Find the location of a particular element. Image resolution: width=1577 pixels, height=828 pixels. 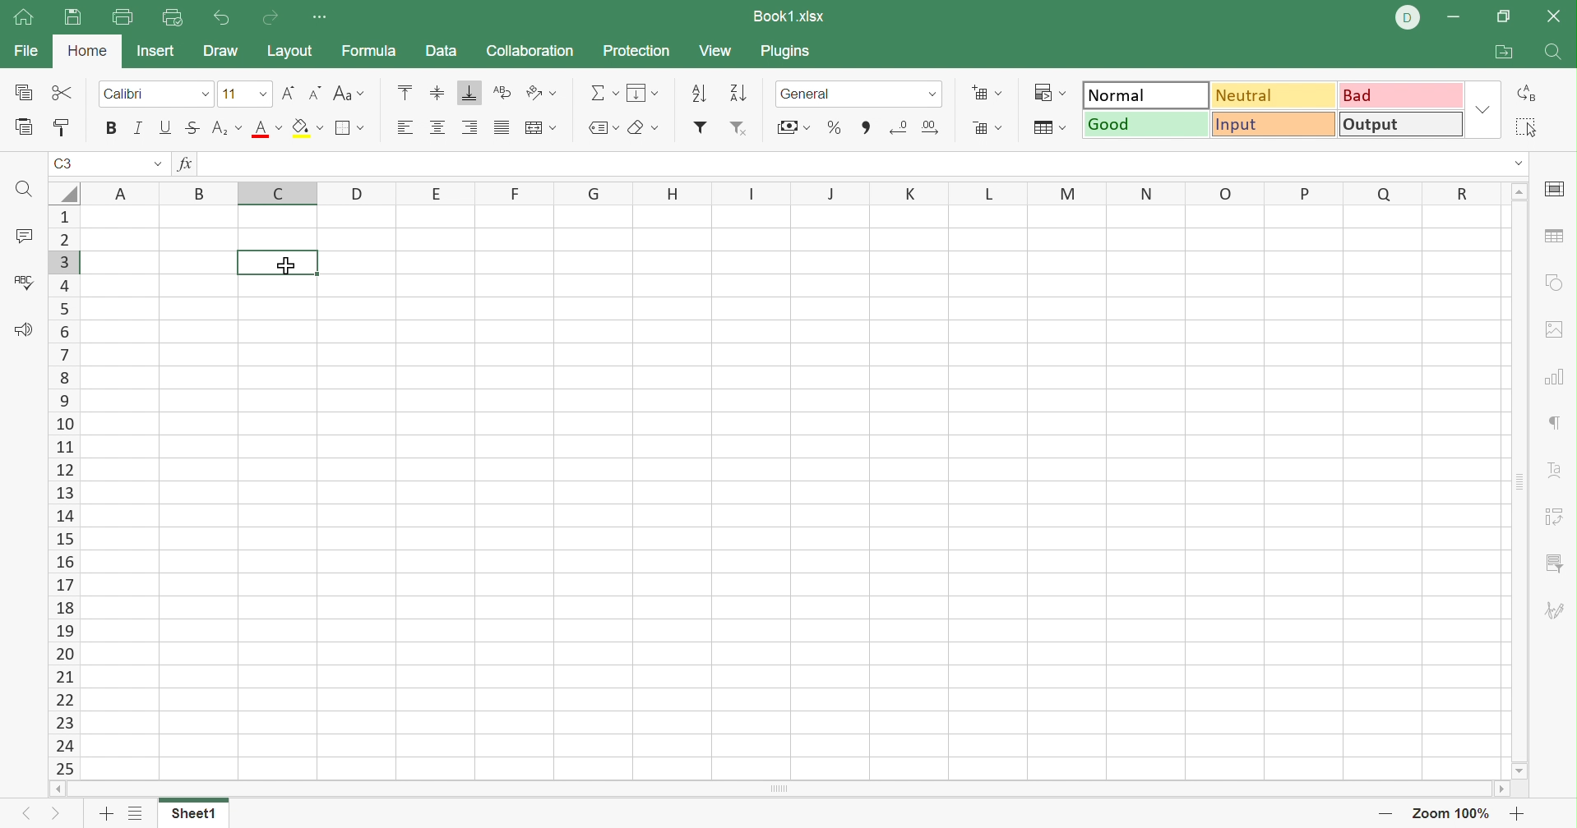

Superscript / subscript is located at coordinates (229, 129).